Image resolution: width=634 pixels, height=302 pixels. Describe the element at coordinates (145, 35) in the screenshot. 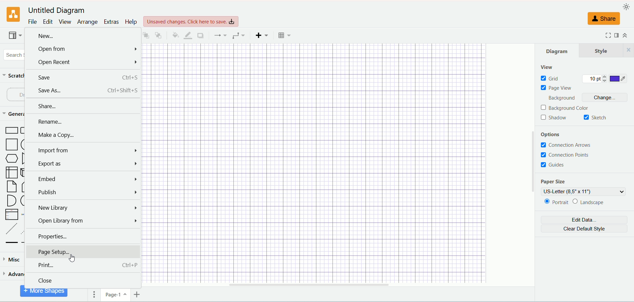

I see `to front` at that location.